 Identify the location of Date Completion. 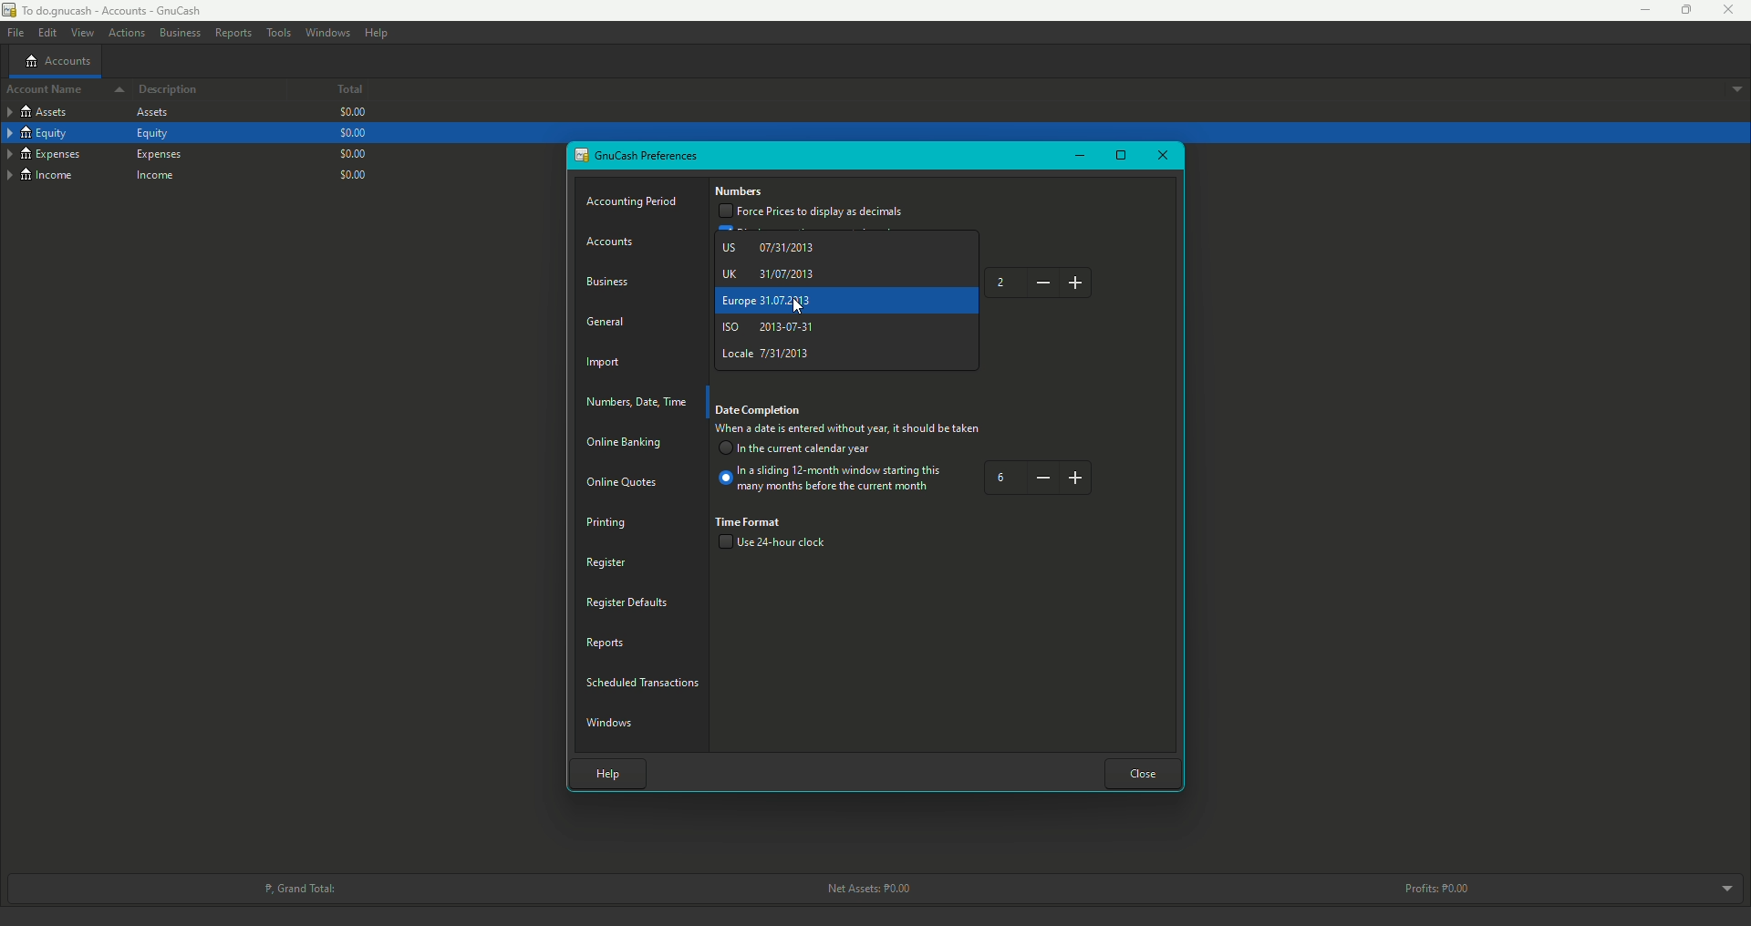
(761, 411).